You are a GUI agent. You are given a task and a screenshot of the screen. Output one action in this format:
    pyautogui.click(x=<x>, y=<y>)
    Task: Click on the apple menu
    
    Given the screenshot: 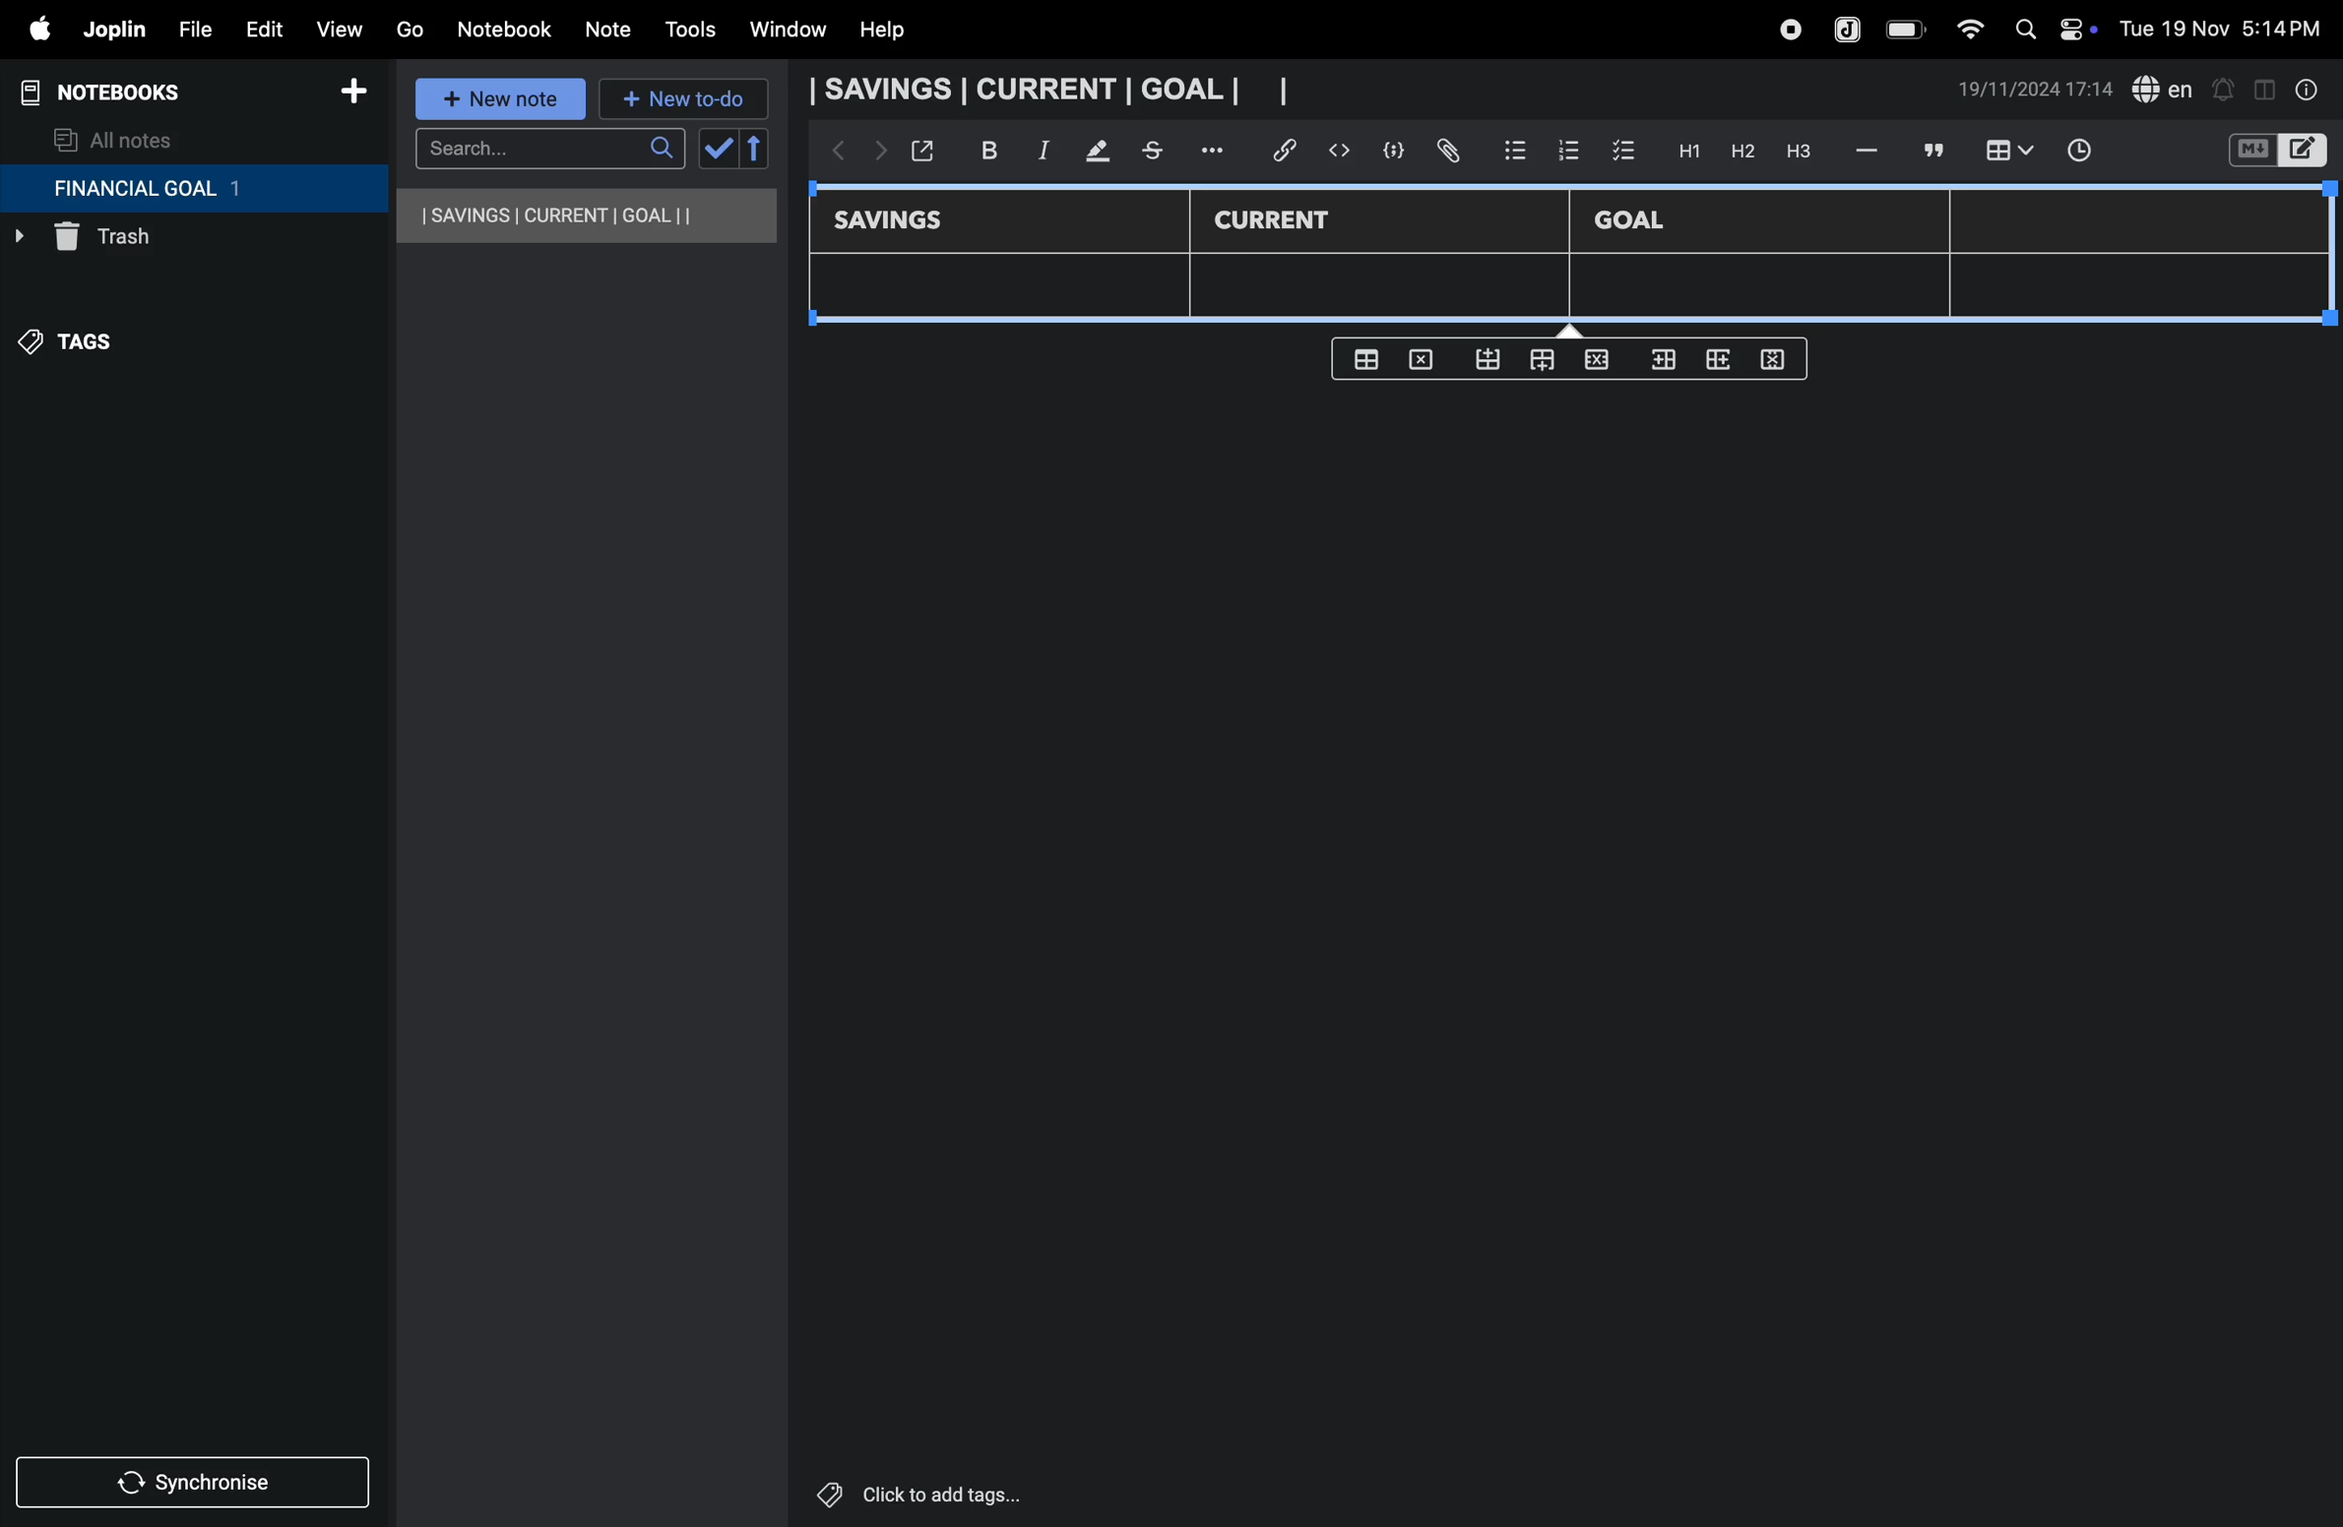 What is the action you would take?
    pyautogui.click(x=30, y=29)
    